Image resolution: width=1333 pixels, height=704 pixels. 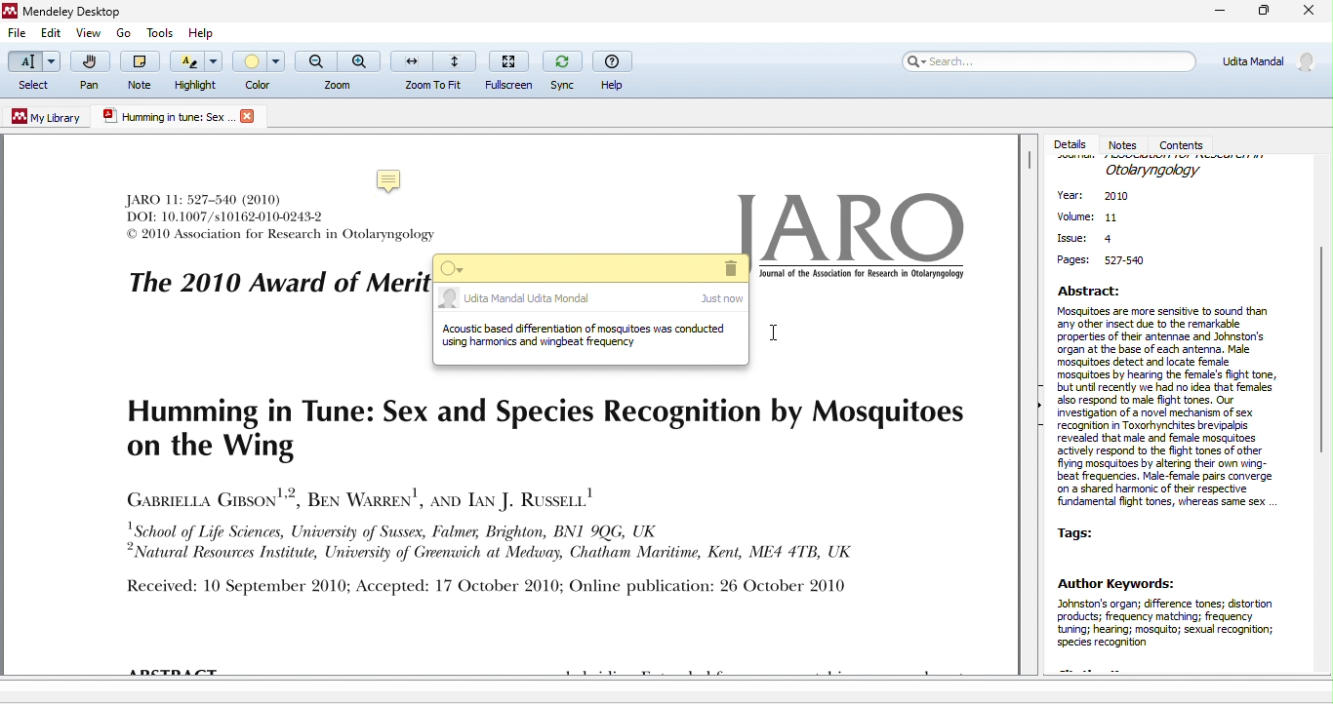 What do you see at coordinates (1262, 14) in the screenshot?
I see `maximize` at bounding box center [1262, 14].